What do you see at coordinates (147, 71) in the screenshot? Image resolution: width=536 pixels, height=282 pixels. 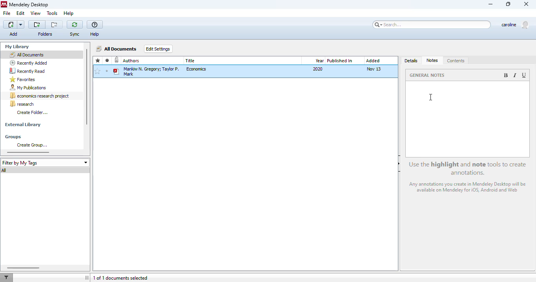 I see `Mankiw N. Gregor; Taylor P. Mark` at bounding box center [147, 71].